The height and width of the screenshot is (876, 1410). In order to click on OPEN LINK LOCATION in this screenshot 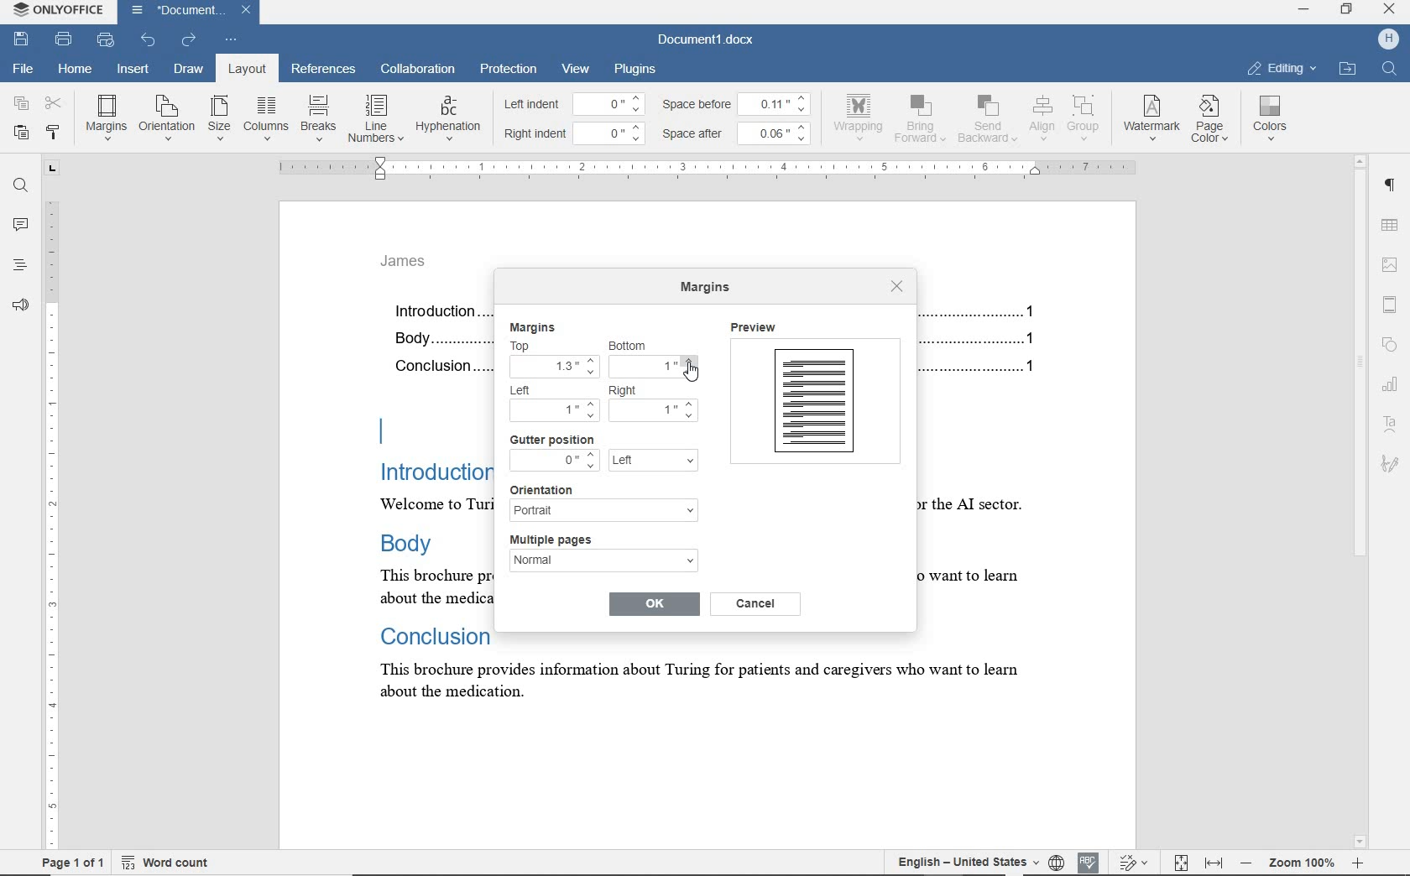, I will do `click(1350, 68)`.